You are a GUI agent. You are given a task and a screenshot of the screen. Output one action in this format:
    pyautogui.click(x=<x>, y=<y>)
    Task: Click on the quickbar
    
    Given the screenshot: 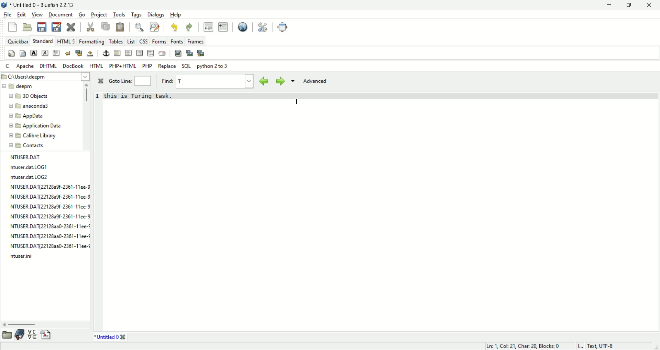 What is the action you would take?
    pyautogui.click(x=18, y=42)
    